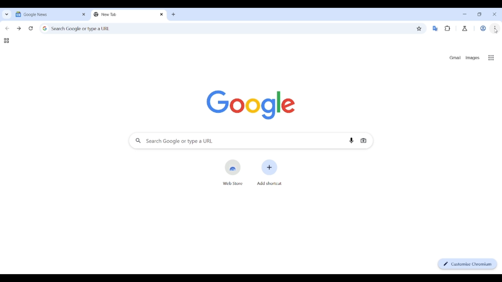  What do you see at coordinates (363, 141) in the screenshot?
I see `Search by image` at bounding box center [363, 141].